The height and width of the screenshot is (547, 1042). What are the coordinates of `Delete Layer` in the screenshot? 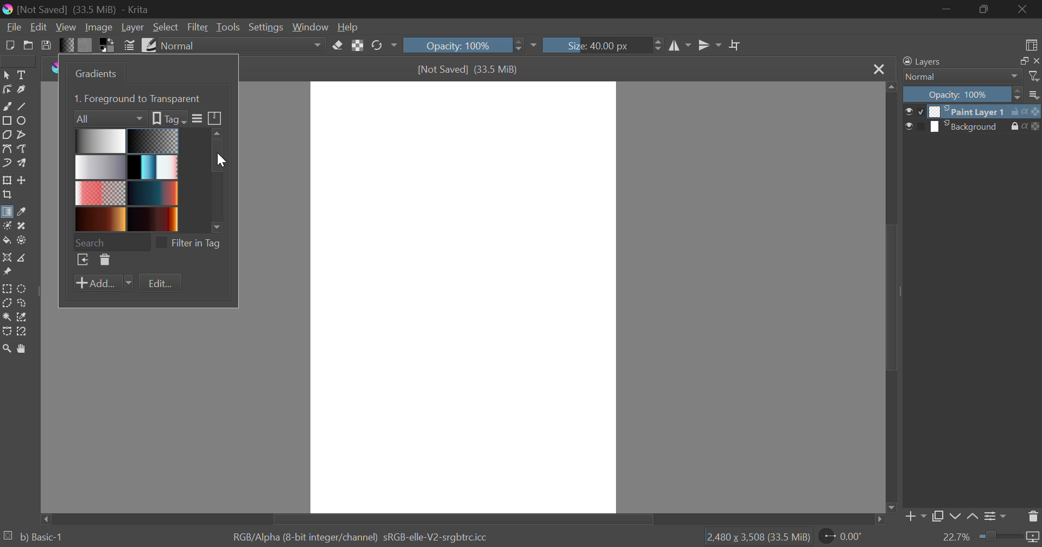 It's located at (1033, 516).